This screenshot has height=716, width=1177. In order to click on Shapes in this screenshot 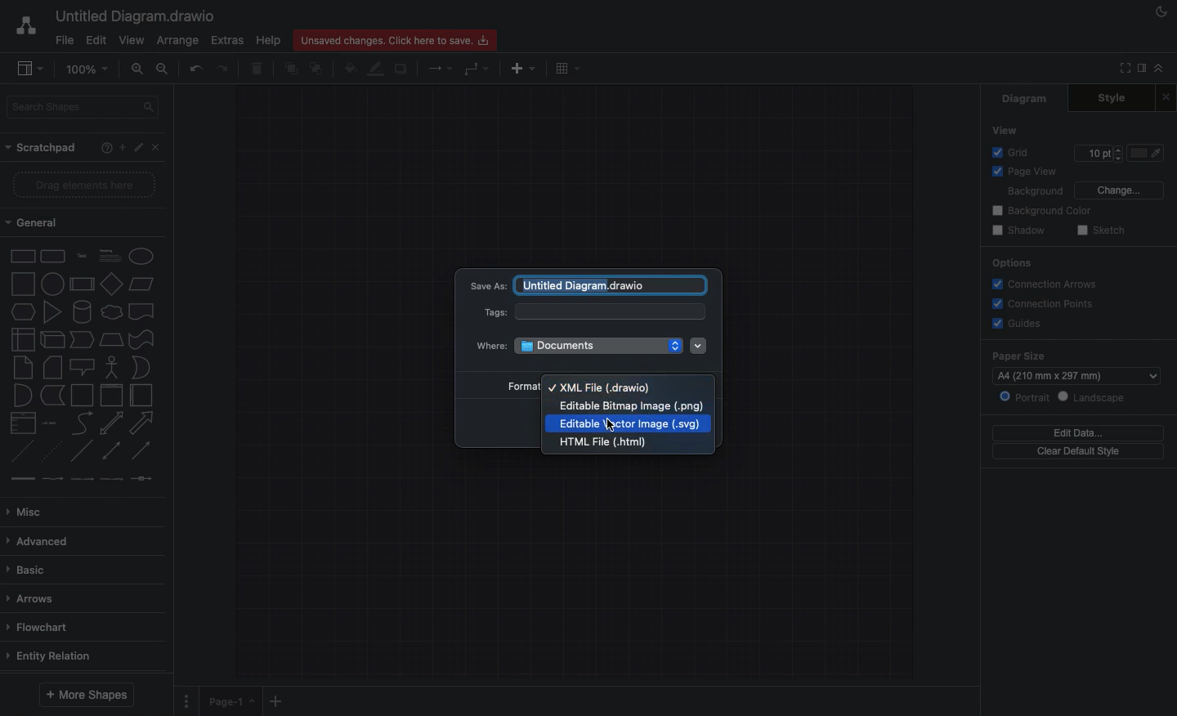, I will do `click(83, 365)`.